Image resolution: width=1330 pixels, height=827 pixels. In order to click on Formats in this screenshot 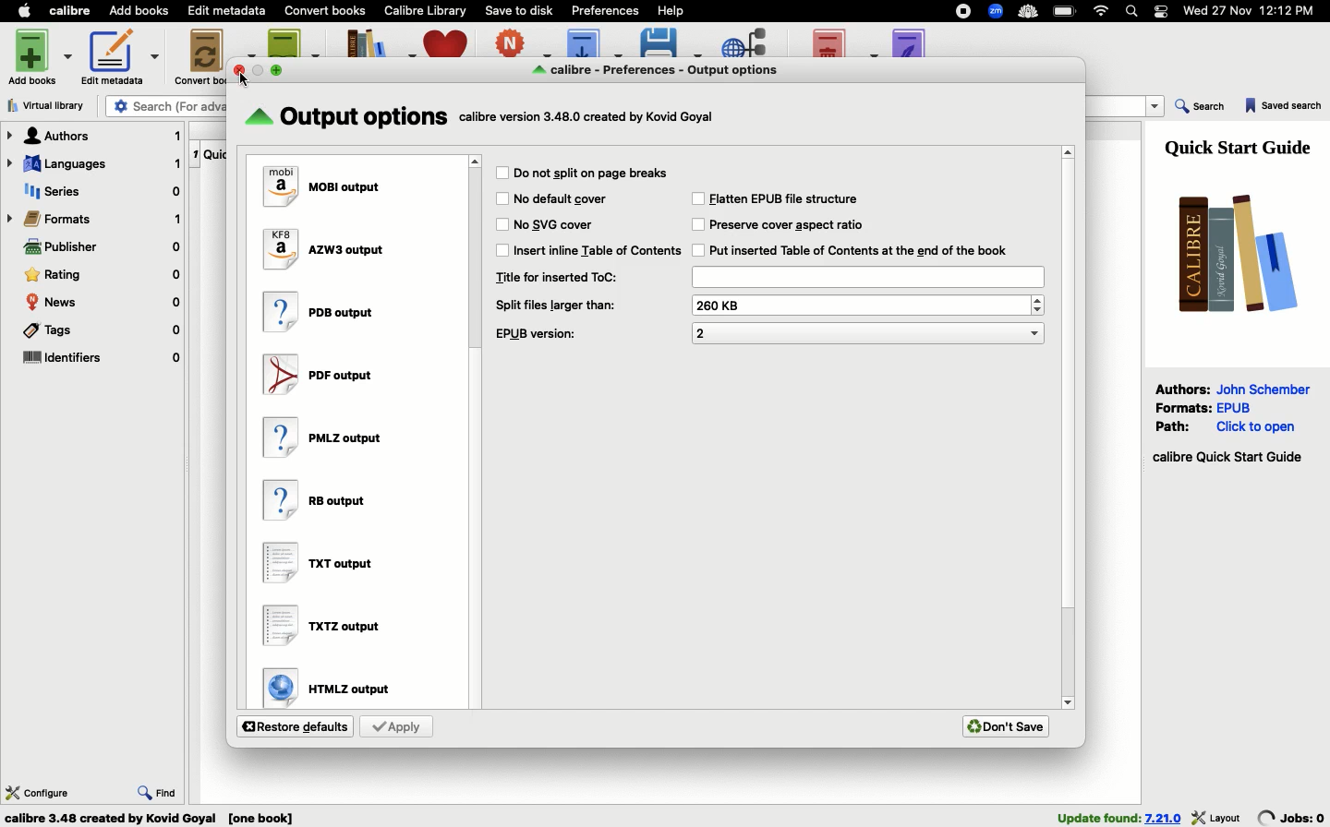, I will do `click(95, 219)`.